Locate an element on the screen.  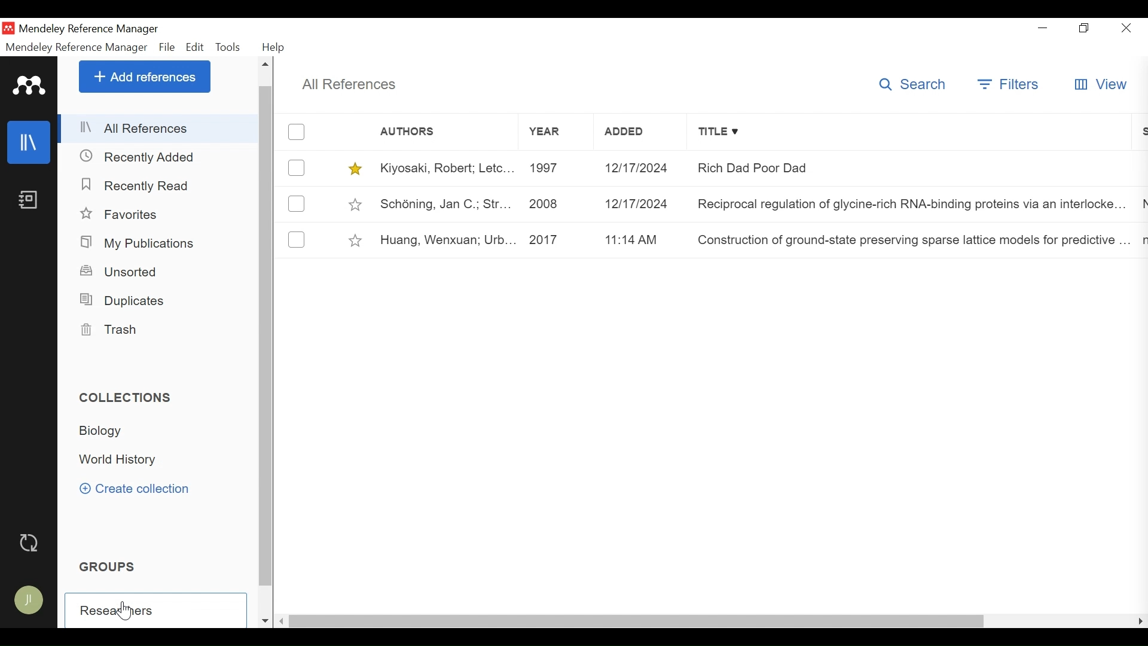
11:14 am is located at coordinates (641, 239).